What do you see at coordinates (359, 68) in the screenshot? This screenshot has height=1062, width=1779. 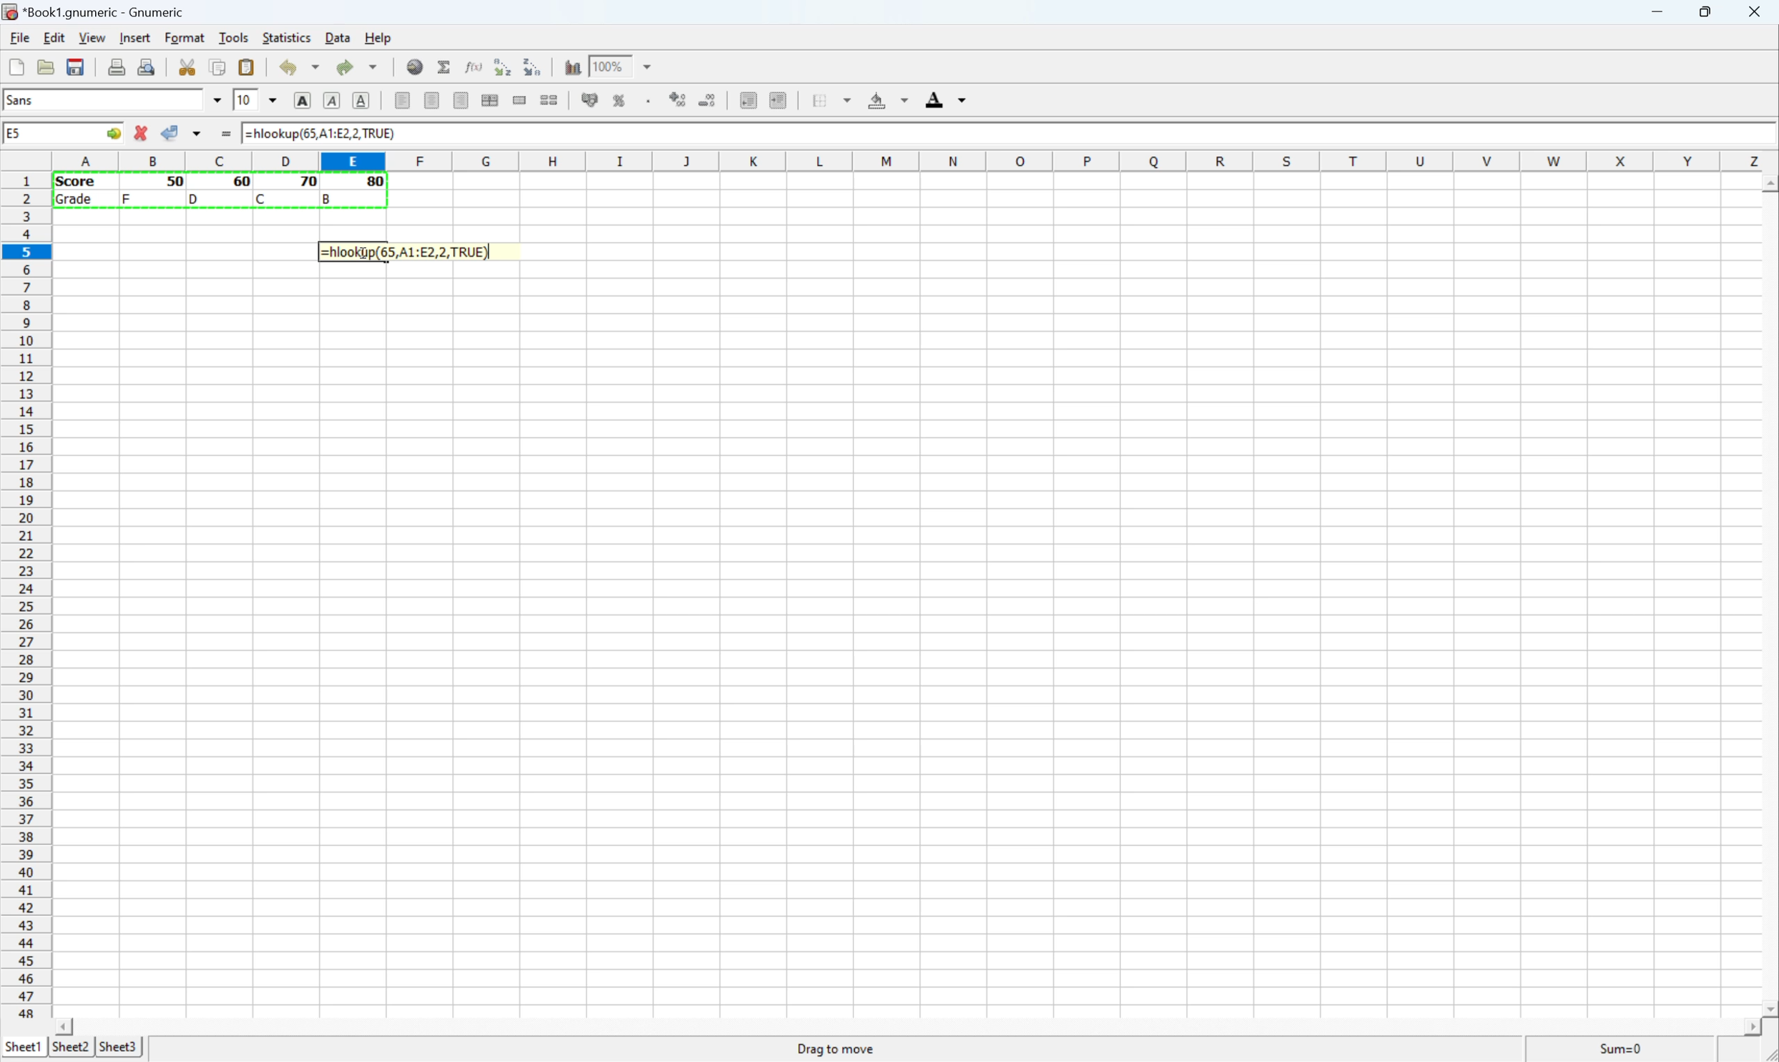 I see `Redo` at bounding box center [359, 68].